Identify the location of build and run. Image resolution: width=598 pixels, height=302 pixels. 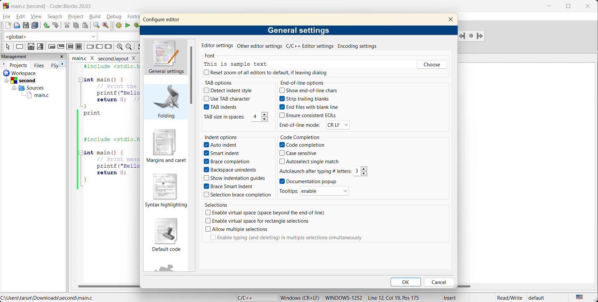
(136, 26).